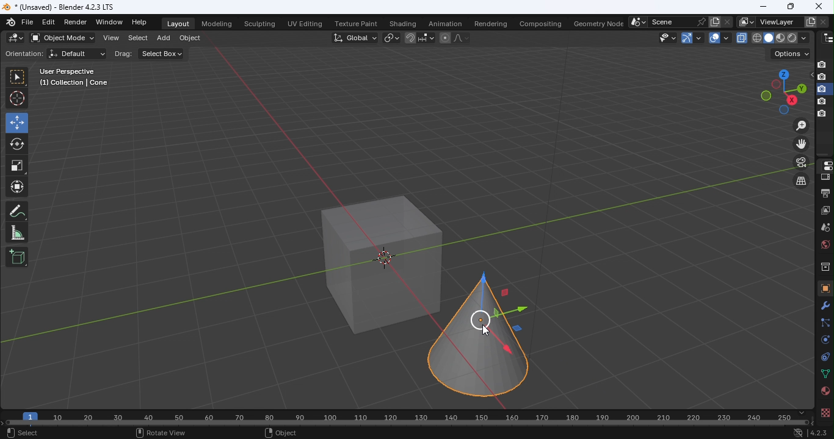  I want to click on Layout, so click(179, 24).